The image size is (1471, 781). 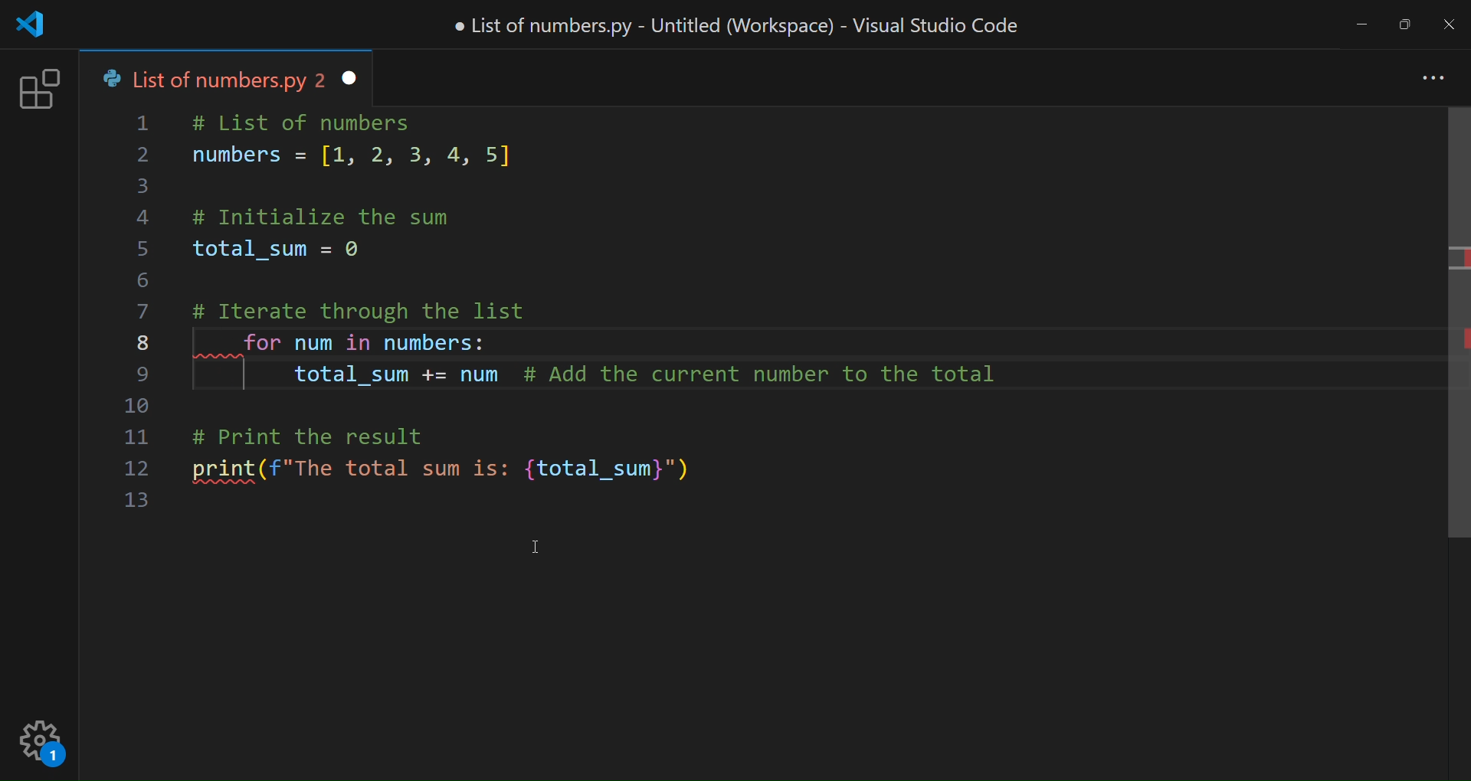 What do you see at coordinates (739, 25) in the screenshot?
I see `title` at bounding box center [739, 25].